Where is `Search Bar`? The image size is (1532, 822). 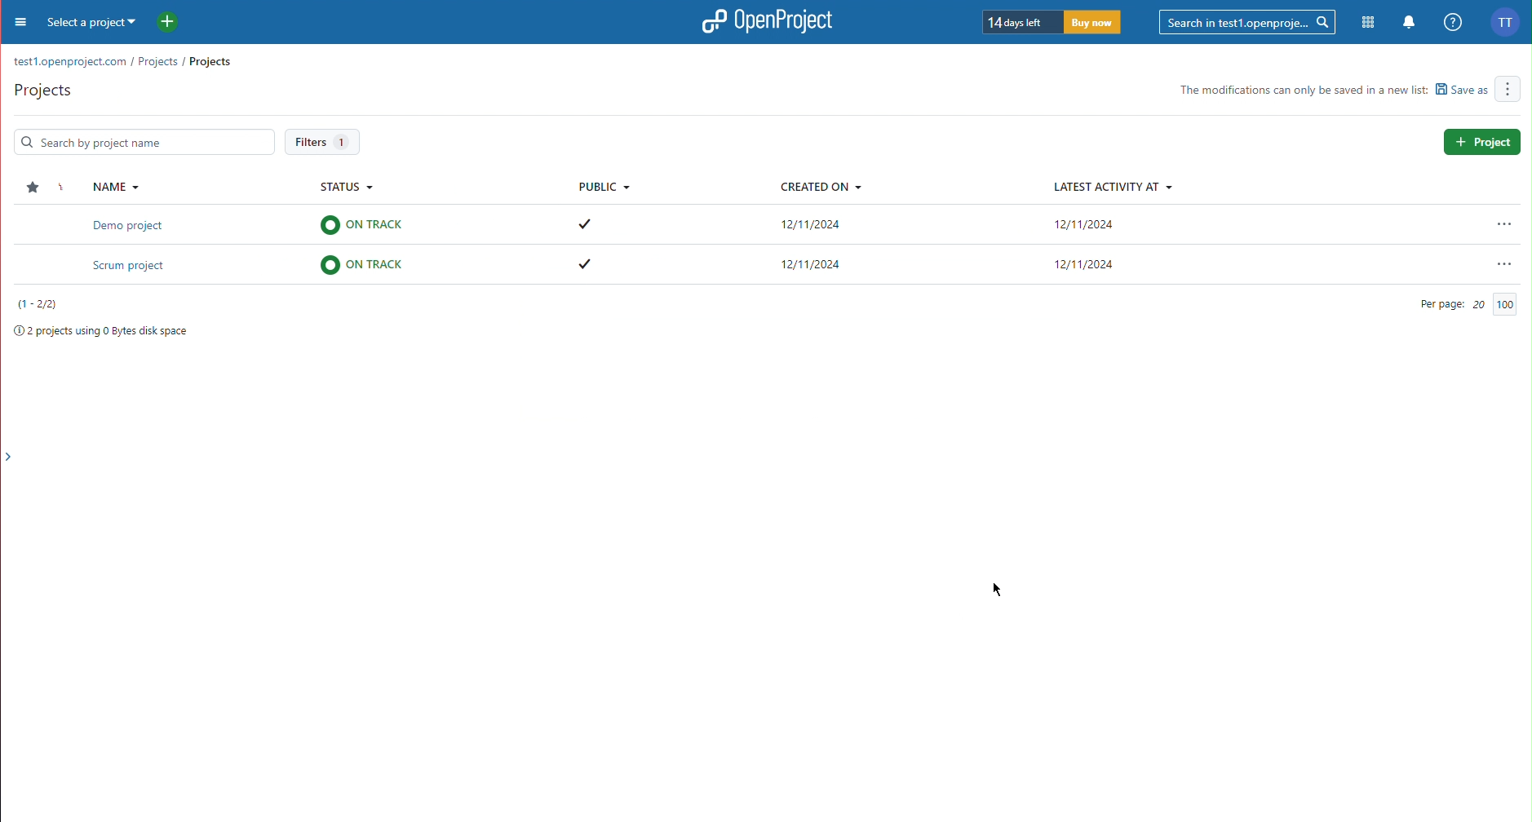
Search Bar is located at coordinates (142, 139).